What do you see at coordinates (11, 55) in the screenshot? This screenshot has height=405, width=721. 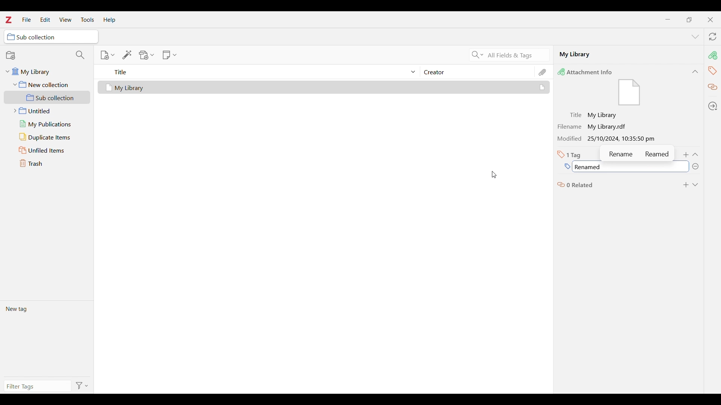 I see `New collection` at bounding box center [11, 55].